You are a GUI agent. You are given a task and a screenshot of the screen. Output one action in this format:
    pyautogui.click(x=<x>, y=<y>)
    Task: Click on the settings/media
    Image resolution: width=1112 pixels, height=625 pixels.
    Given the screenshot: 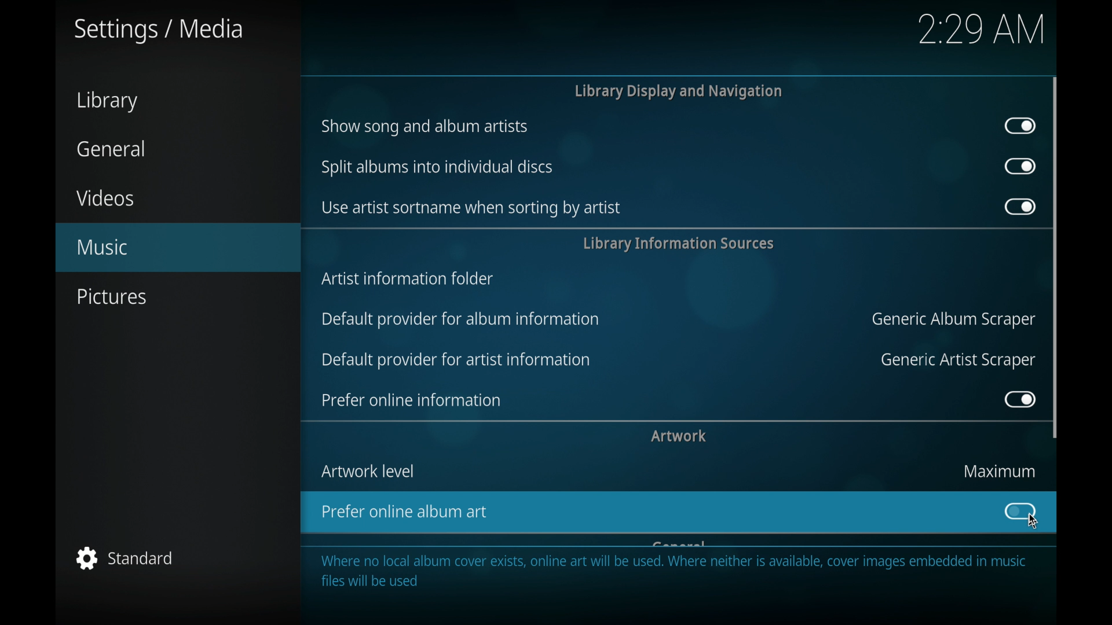 What is the action you would take?
    pyautogui.click(x=157, y=30)
    